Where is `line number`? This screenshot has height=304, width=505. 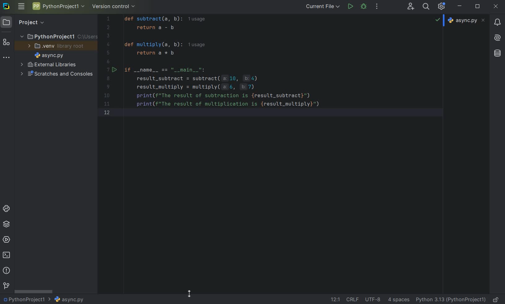
line number is located at coordinates (110, 67).